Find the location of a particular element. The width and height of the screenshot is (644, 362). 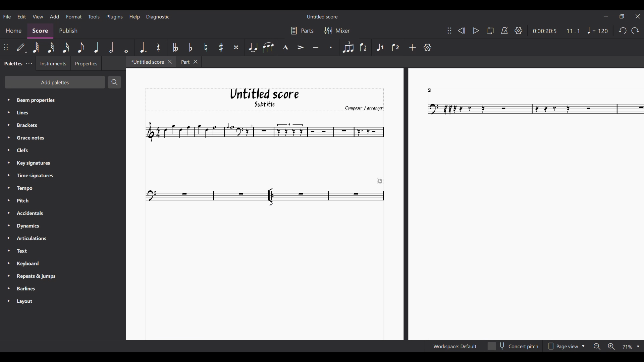

Parts settings is located at coordinates (303, 31).